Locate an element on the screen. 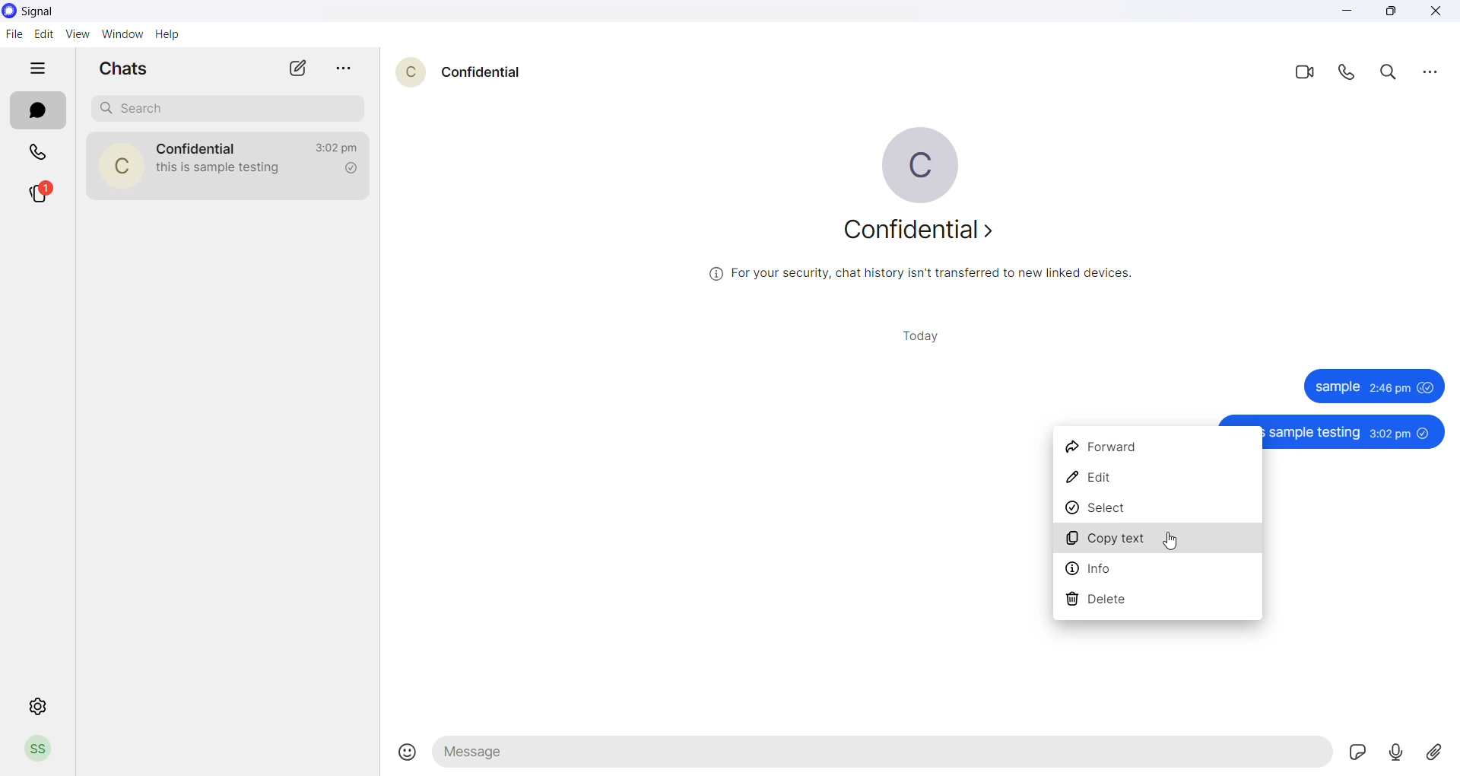 The width and height of the screenshot is (1460, 776). settings  is located at coordinates (39, 705).